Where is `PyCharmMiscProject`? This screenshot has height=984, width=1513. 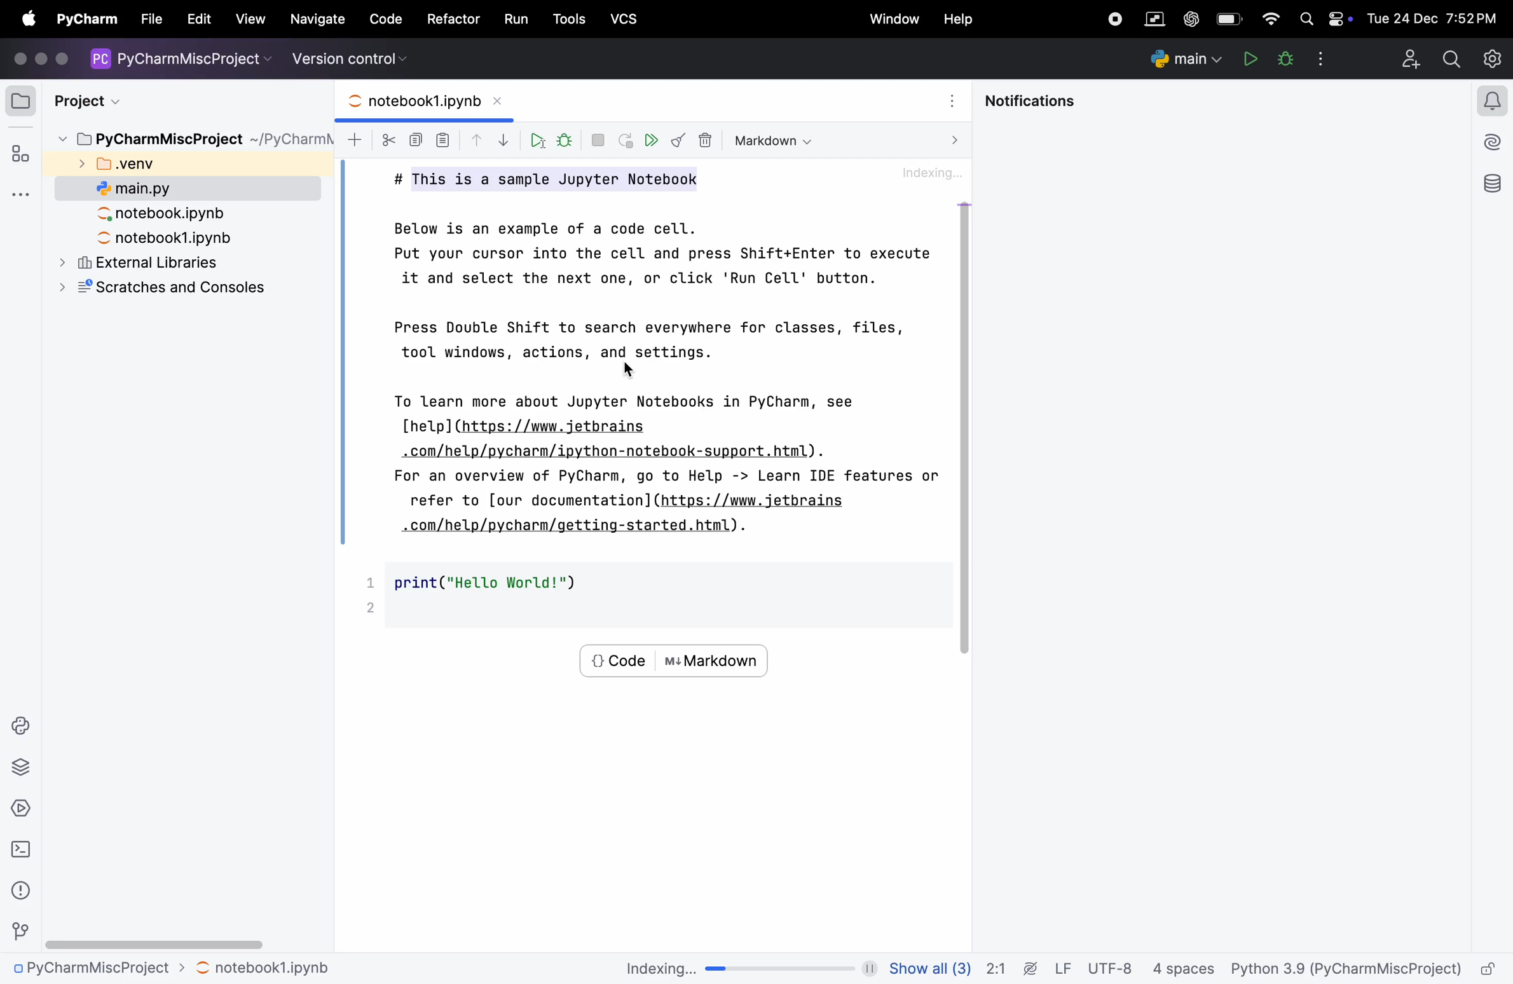 PyCharmMiscProject is located at coordinates (172, 60).